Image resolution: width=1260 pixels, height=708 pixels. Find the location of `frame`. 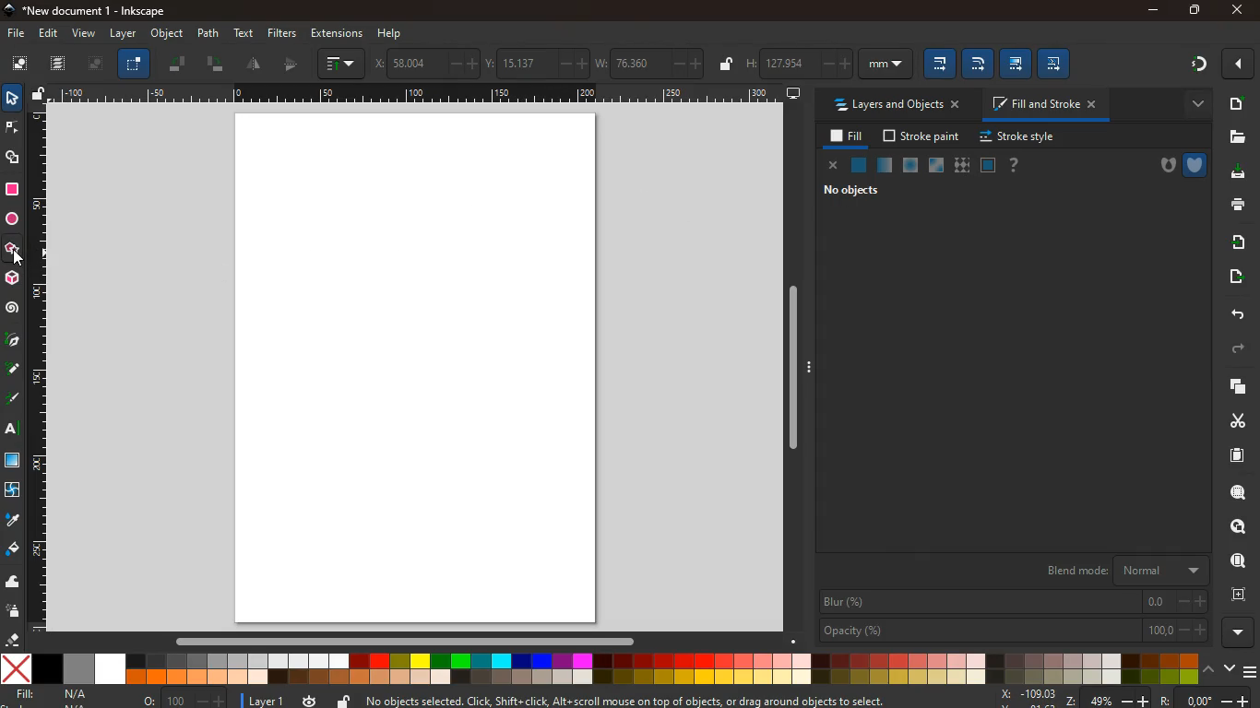

frame is located at coordinates (987, 164).